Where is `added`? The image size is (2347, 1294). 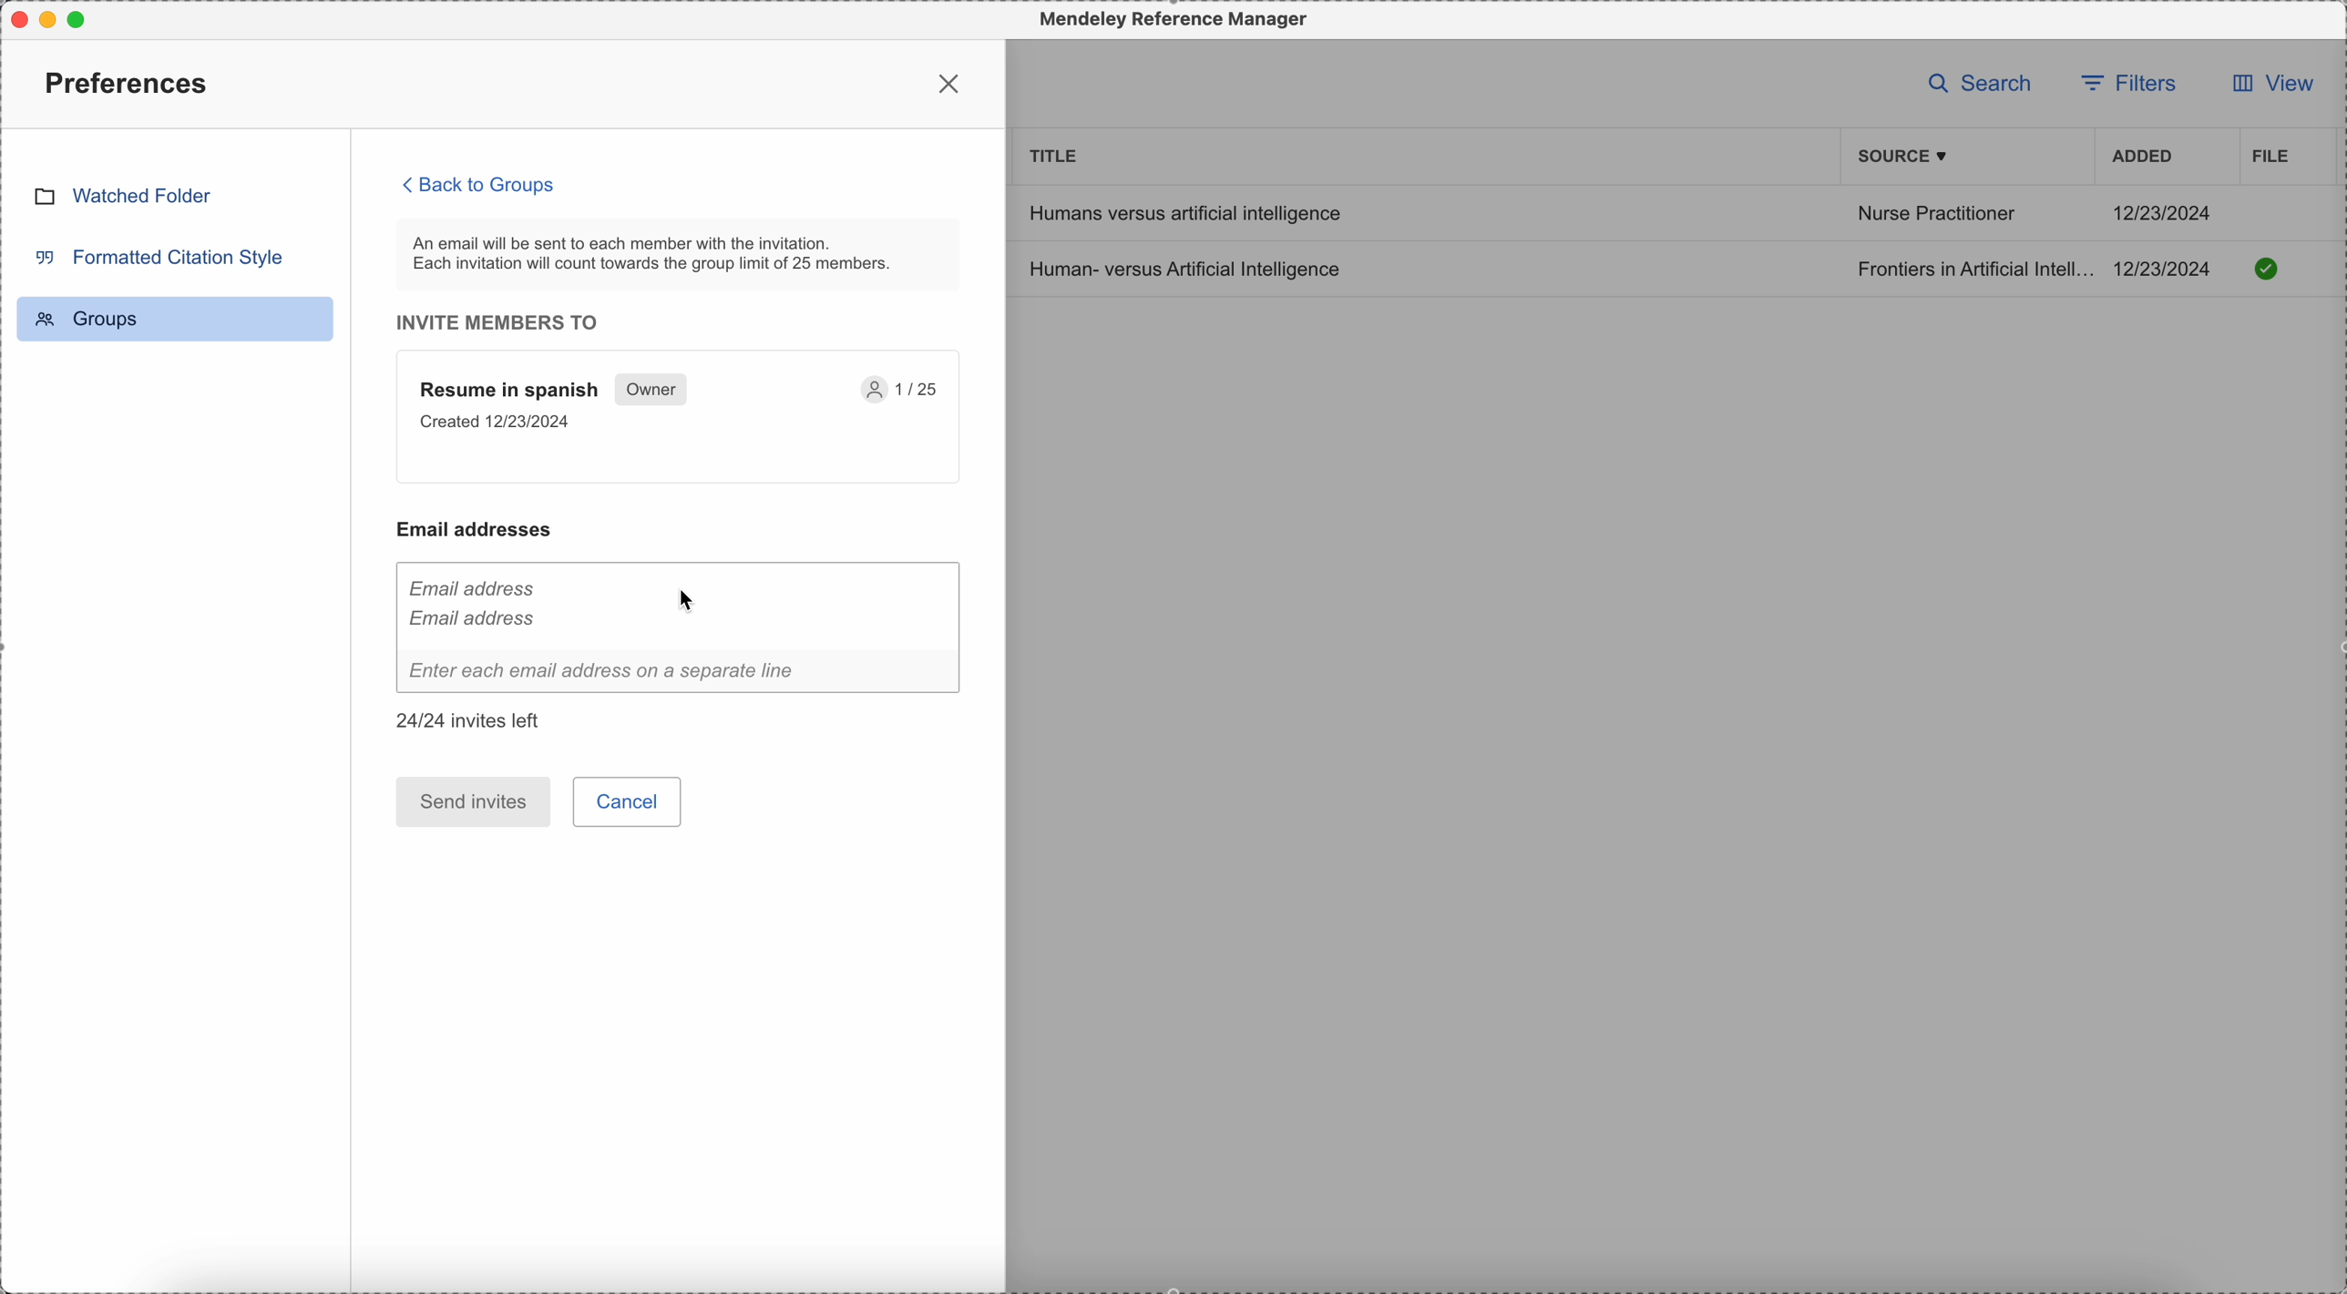 added is located at coordinates (2143, 158).